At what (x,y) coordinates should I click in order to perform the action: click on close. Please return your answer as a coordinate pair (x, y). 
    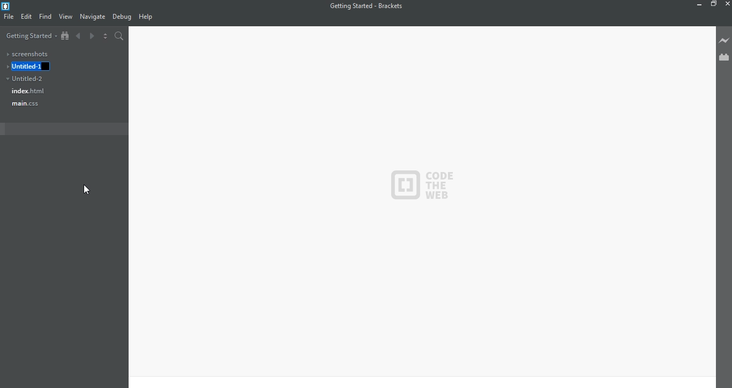
    Looking at the image, I should click on (726, 4).